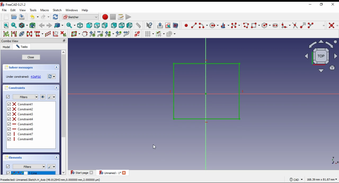 This screenshot has height=183, width=339. I want to click on forward, so click(49, 26).